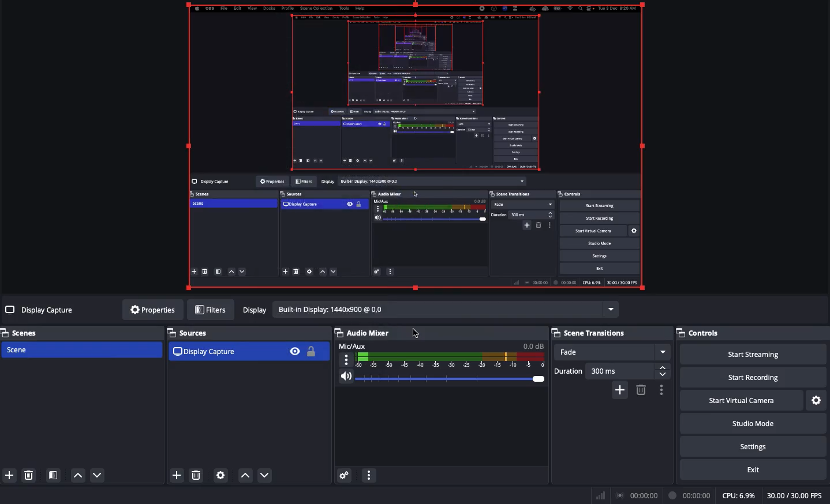 This screenshot has height=504, width=830. I want to click on Exit, so click(753, 471).